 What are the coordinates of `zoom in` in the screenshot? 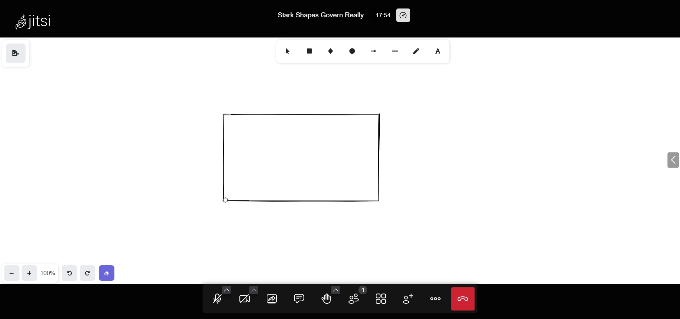 It's located at (29, 272).